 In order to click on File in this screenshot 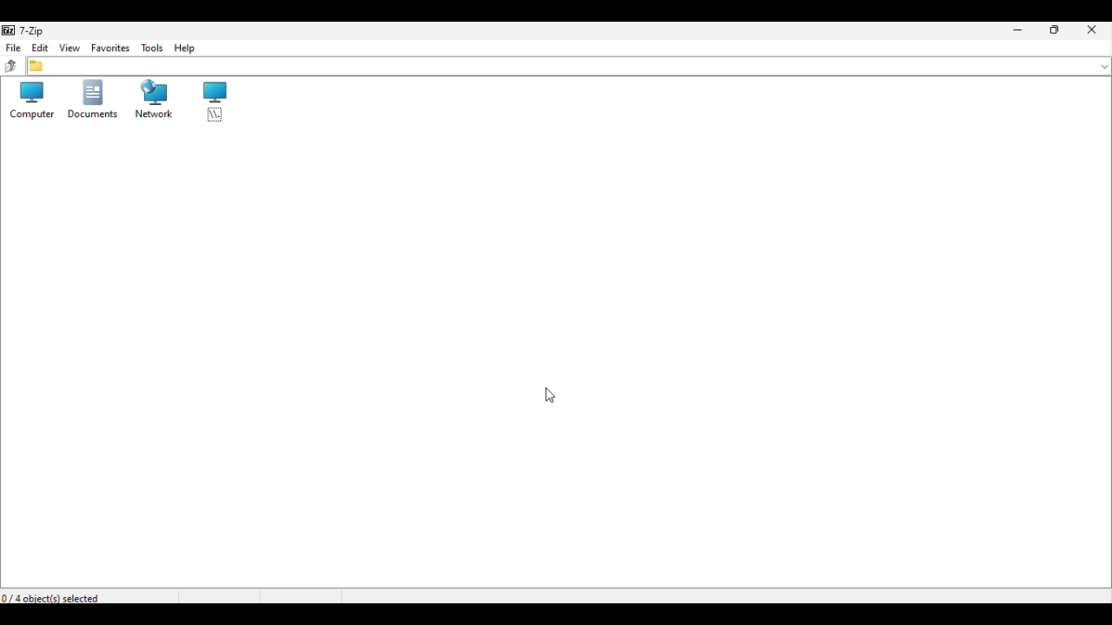, I will do `click(15, 49)`.